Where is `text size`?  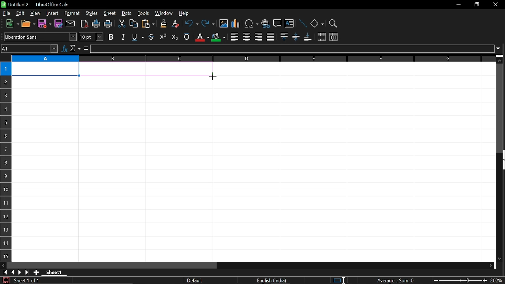 text size is located at coordinates (91, 37).